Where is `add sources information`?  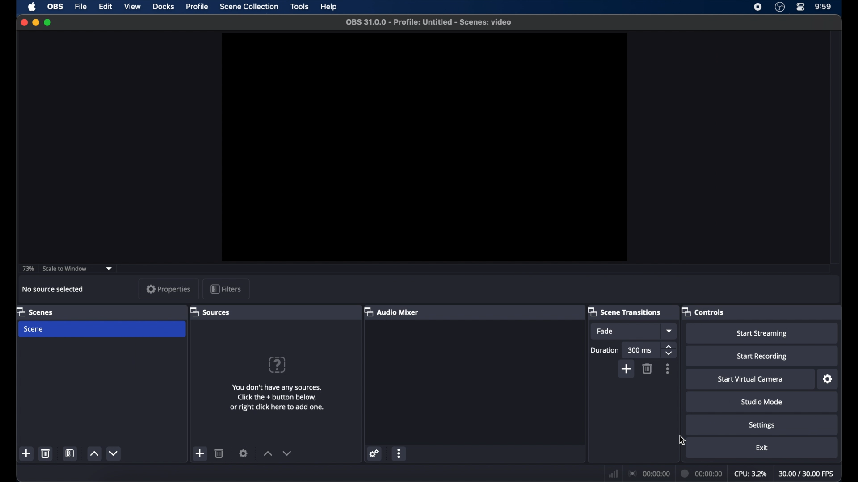 add sources information is located at coordinates (278, 397).